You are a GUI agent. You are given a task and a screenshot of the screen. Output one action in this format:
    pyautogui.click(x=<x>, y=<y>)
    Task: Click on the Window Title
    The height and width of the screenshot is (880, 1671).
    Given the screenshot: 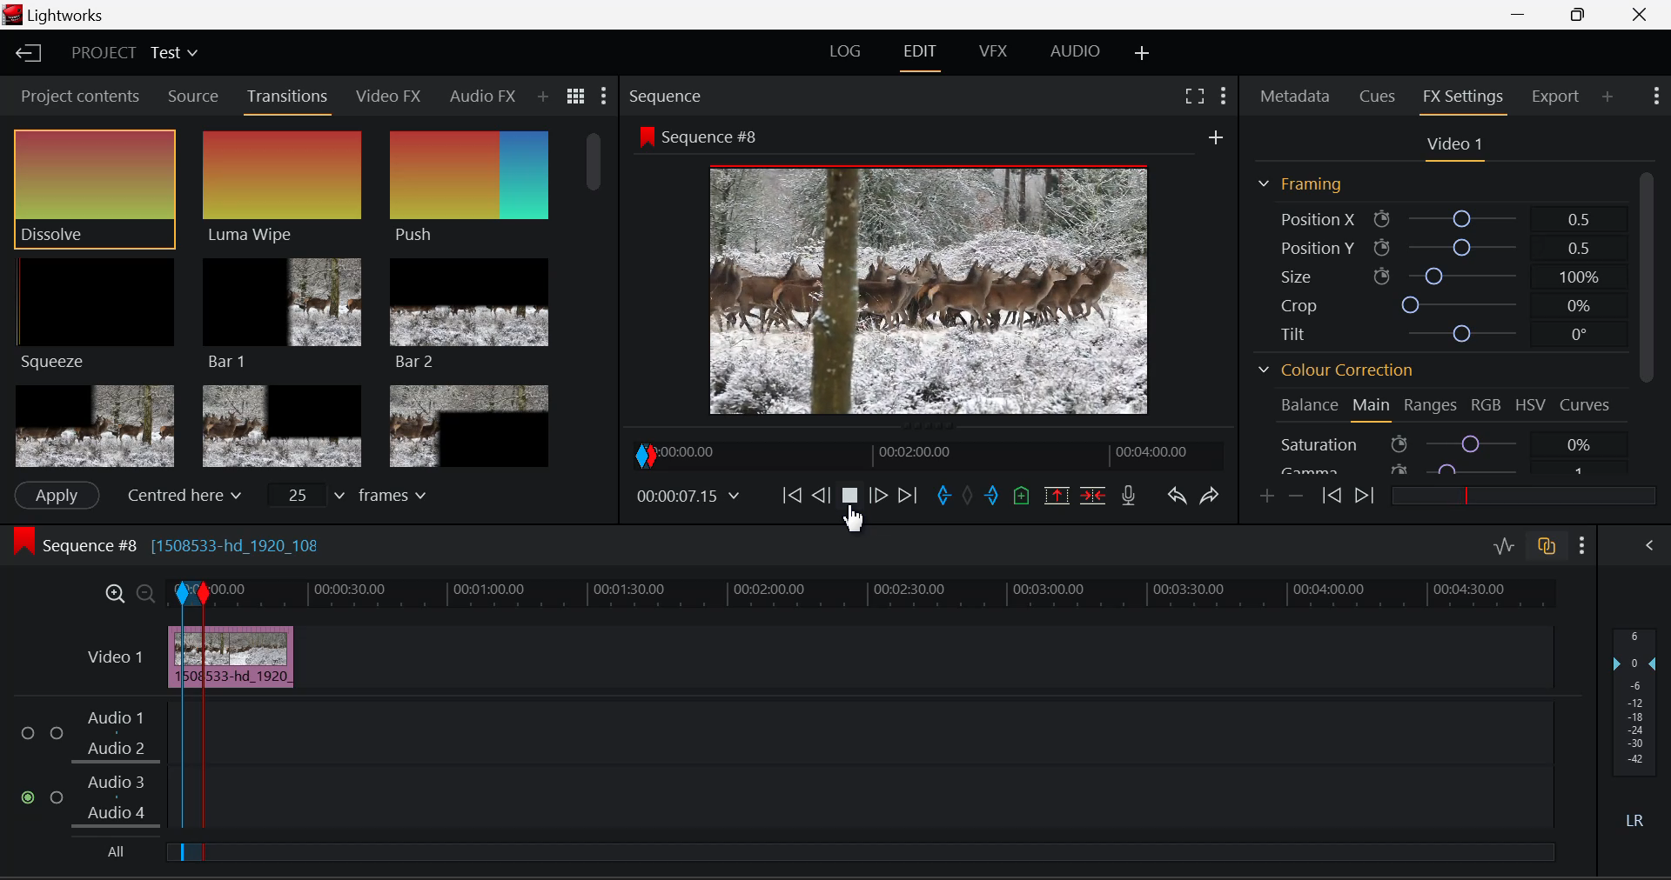 What is the action you would take?
    pyautogui.click(x=56, y=15)
    